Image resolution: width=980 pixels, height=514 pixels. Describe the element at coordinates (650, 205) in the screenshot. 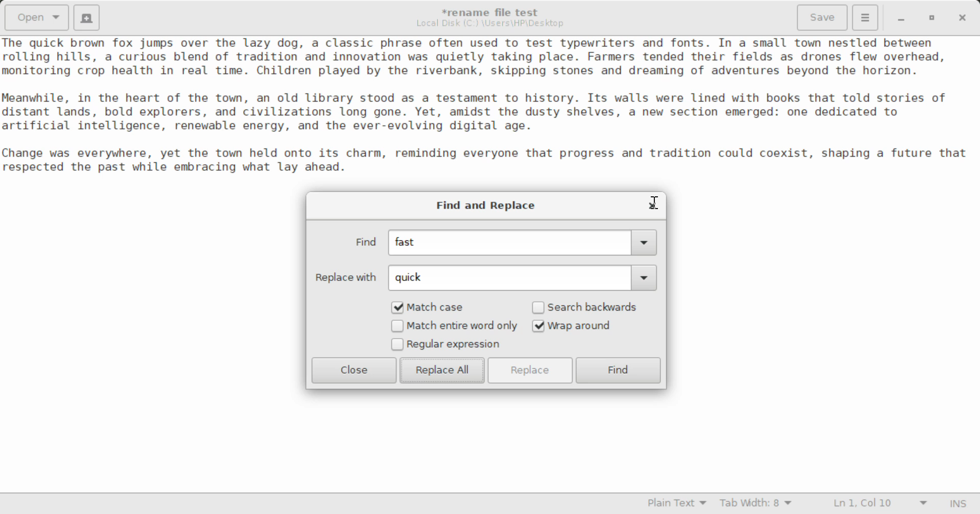

I see `Close Window` at that location.